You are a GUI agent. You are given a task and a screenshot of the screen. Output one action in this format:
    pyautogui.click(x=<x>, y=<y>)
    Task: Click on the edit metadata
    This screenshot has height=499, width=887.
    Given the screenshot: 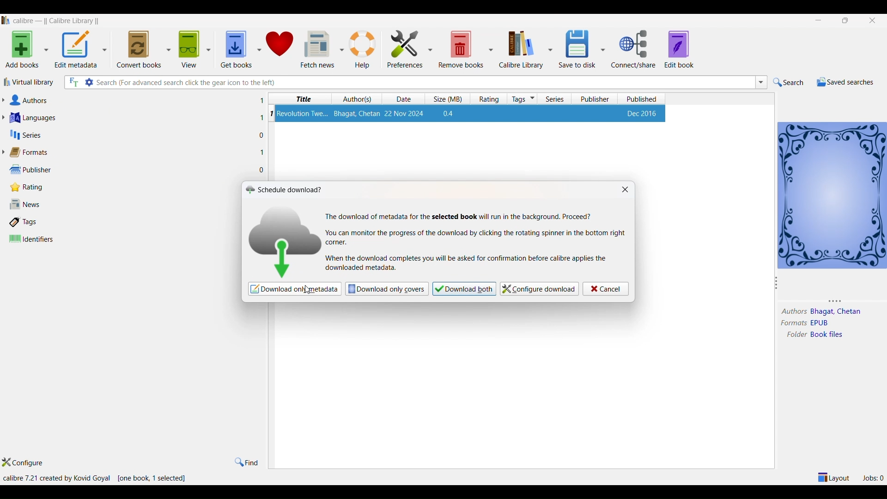 What is the action you would take?
    pyautogui.click(x=77, y=49)
    